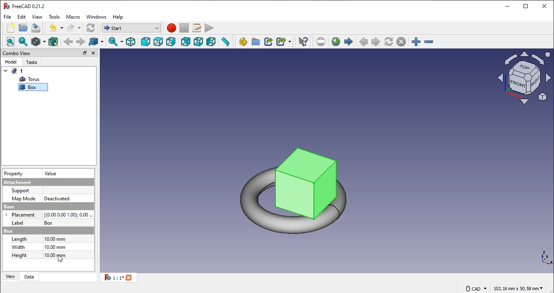  I want to click on make sublink, so click(282, 41).